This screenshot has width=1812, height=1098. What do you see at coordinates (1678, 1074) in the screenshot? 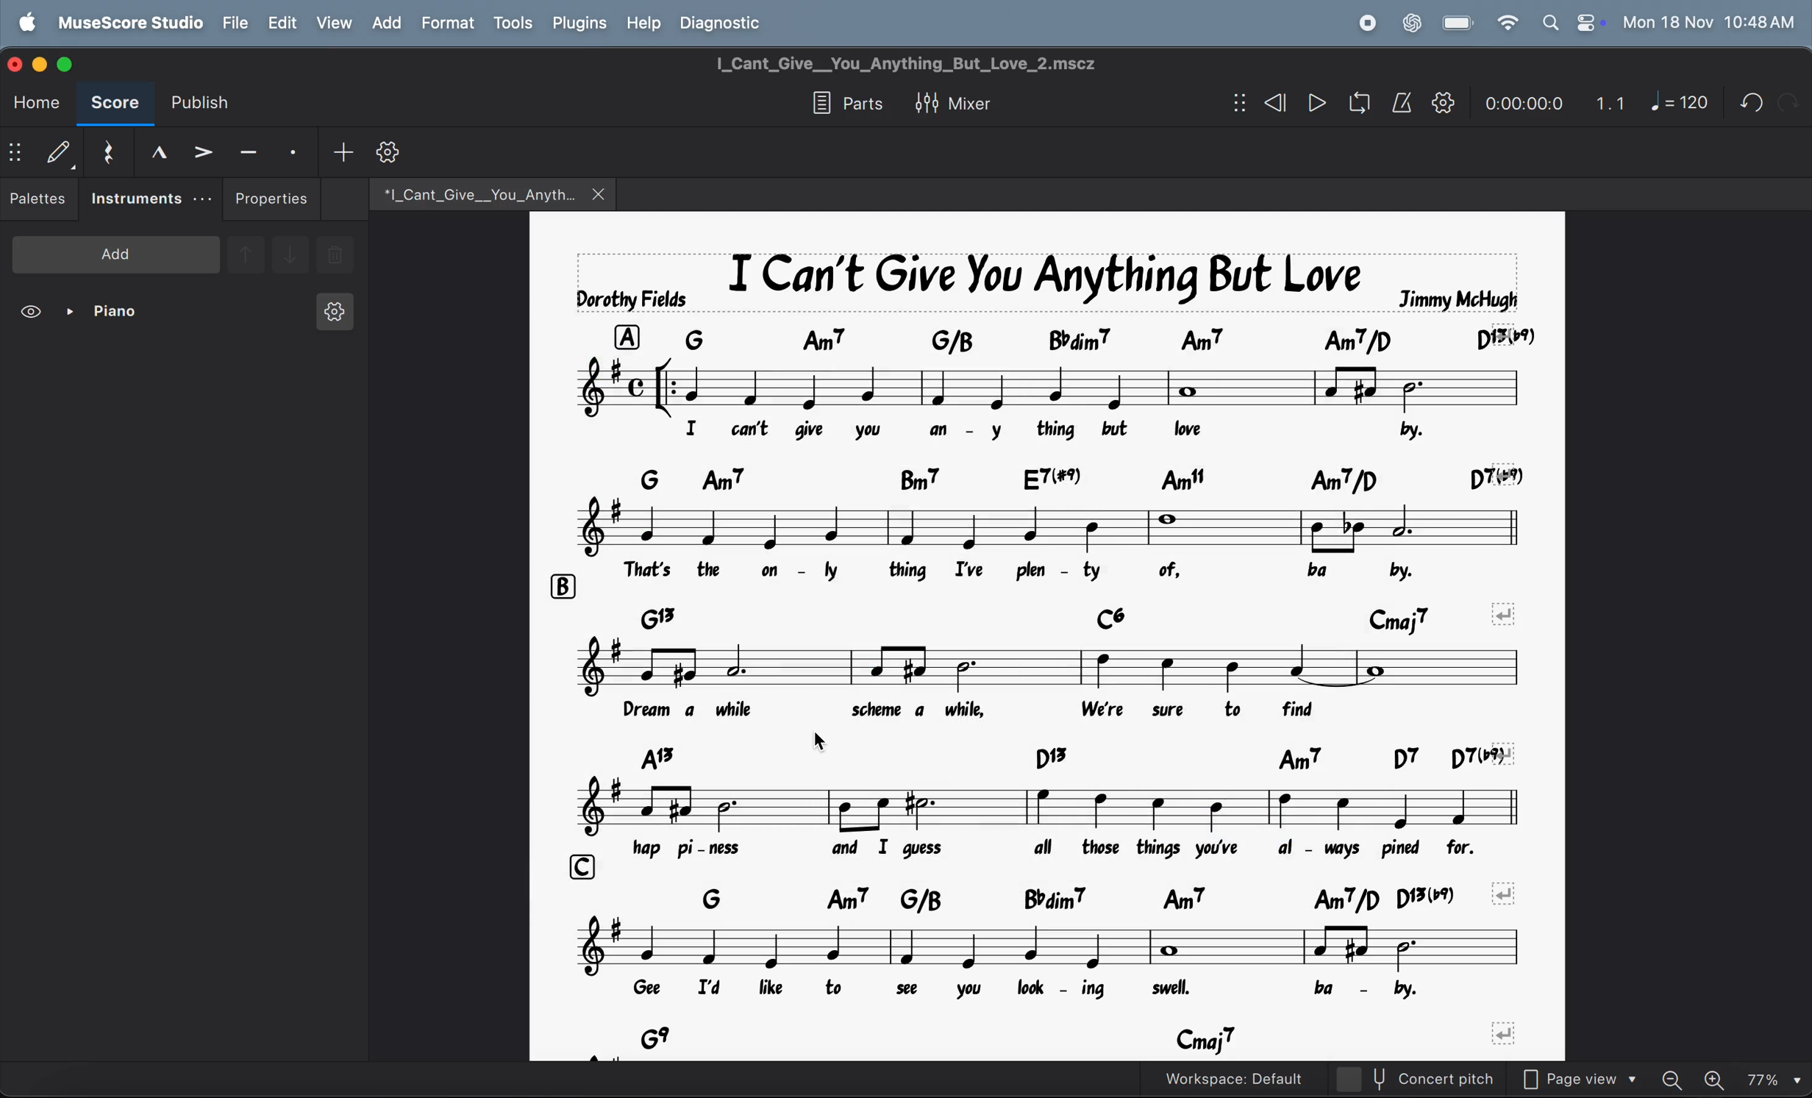
I see `zoom out` at bounding box center [1678, 1074].